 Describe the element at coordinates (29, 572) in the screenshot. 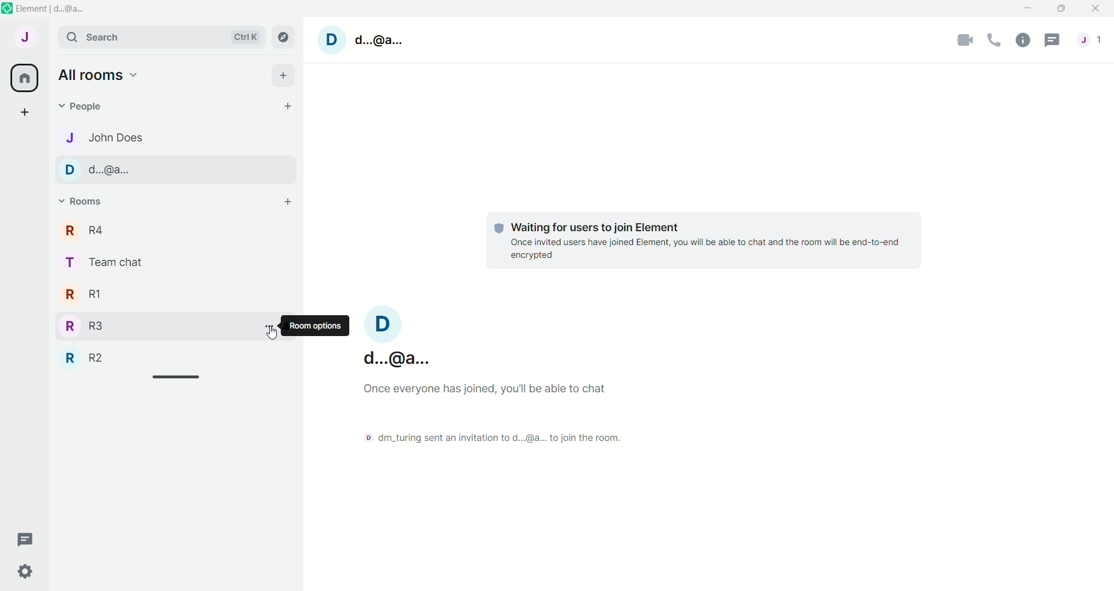

I see `quick settings` at that location.